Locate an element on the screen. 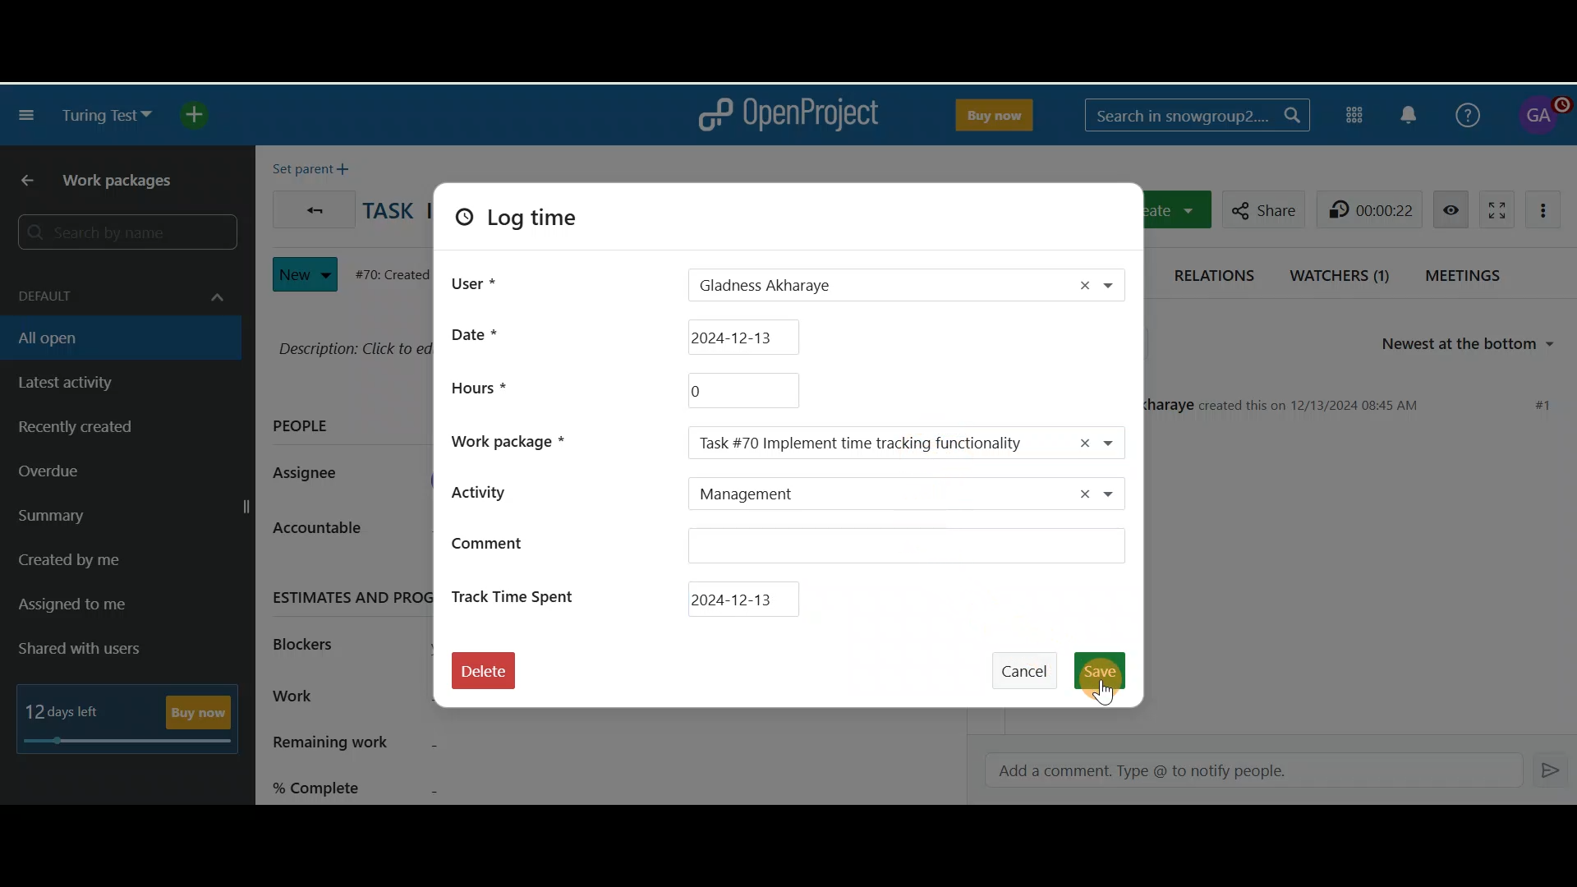 The image size is (1577, 887). TASK is located at coordinates (389, 214).